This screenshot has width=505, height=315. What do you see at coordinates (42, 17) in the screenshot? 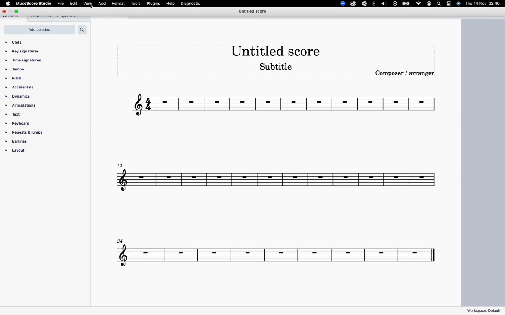
I see `instruments` at bounding box center [42, 17].